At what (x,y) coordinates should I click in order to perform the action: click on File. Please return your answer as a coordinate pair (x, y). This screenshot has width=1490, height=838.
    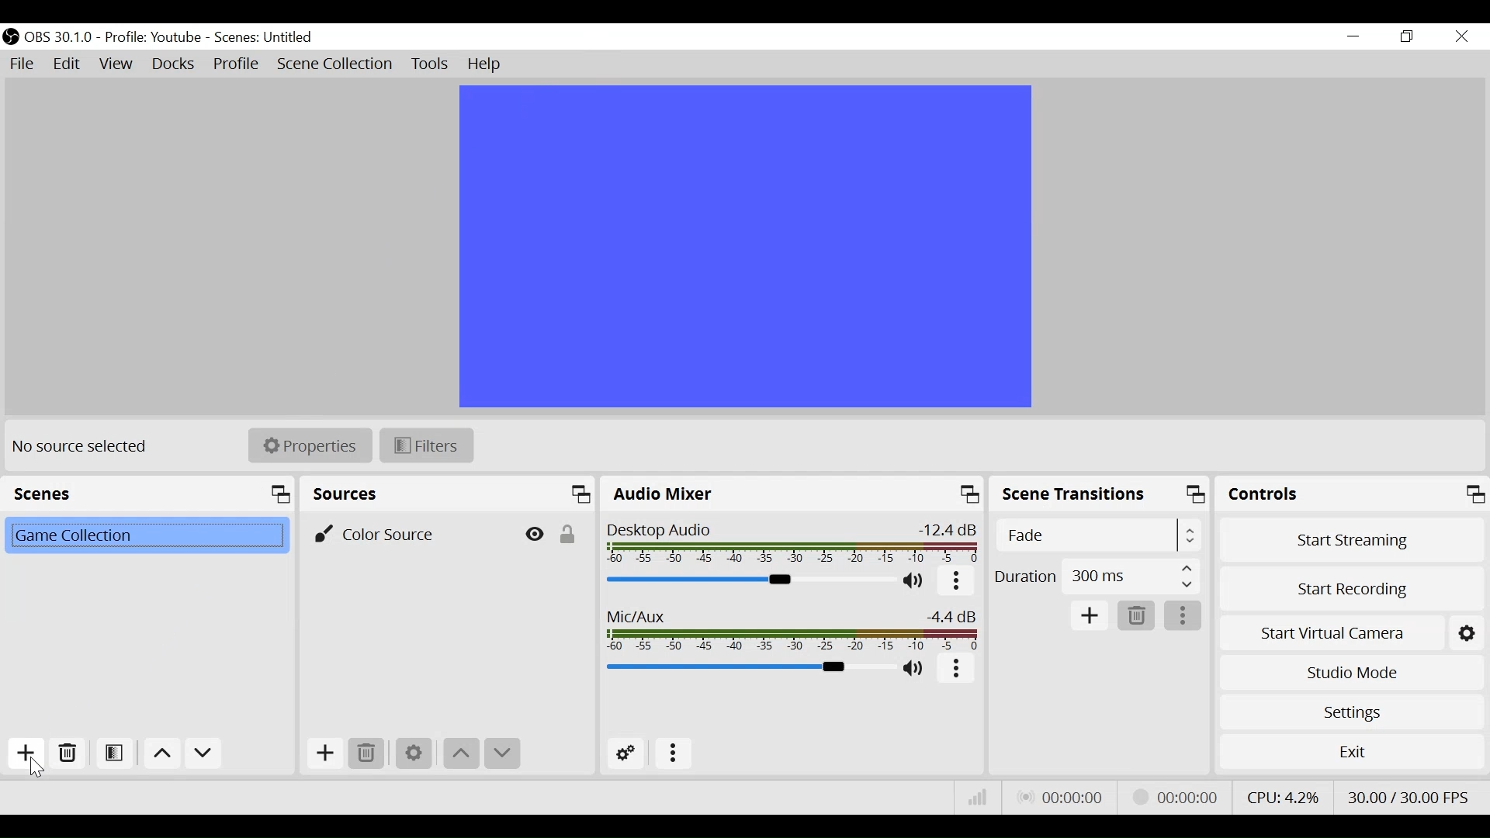
    Looking at the image, I should click on (22, 63).